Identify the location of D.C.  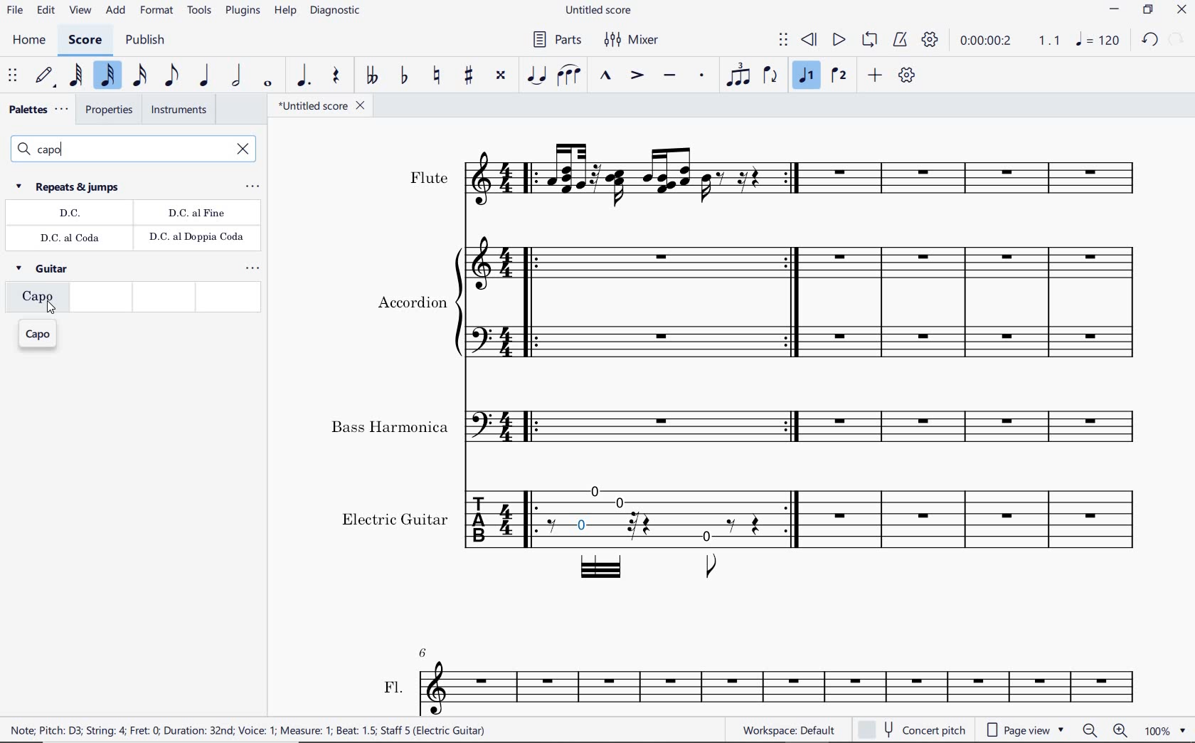
(70, 214).